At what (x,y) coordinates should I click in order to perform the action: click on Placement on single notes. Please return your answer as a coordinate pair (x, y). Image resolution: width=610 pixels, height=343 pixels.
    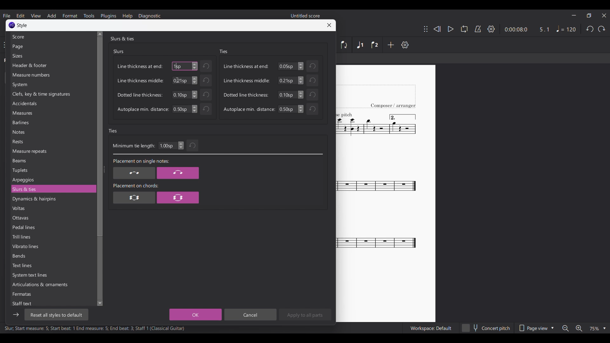
    Looking at the image, I should click on (140, 162).